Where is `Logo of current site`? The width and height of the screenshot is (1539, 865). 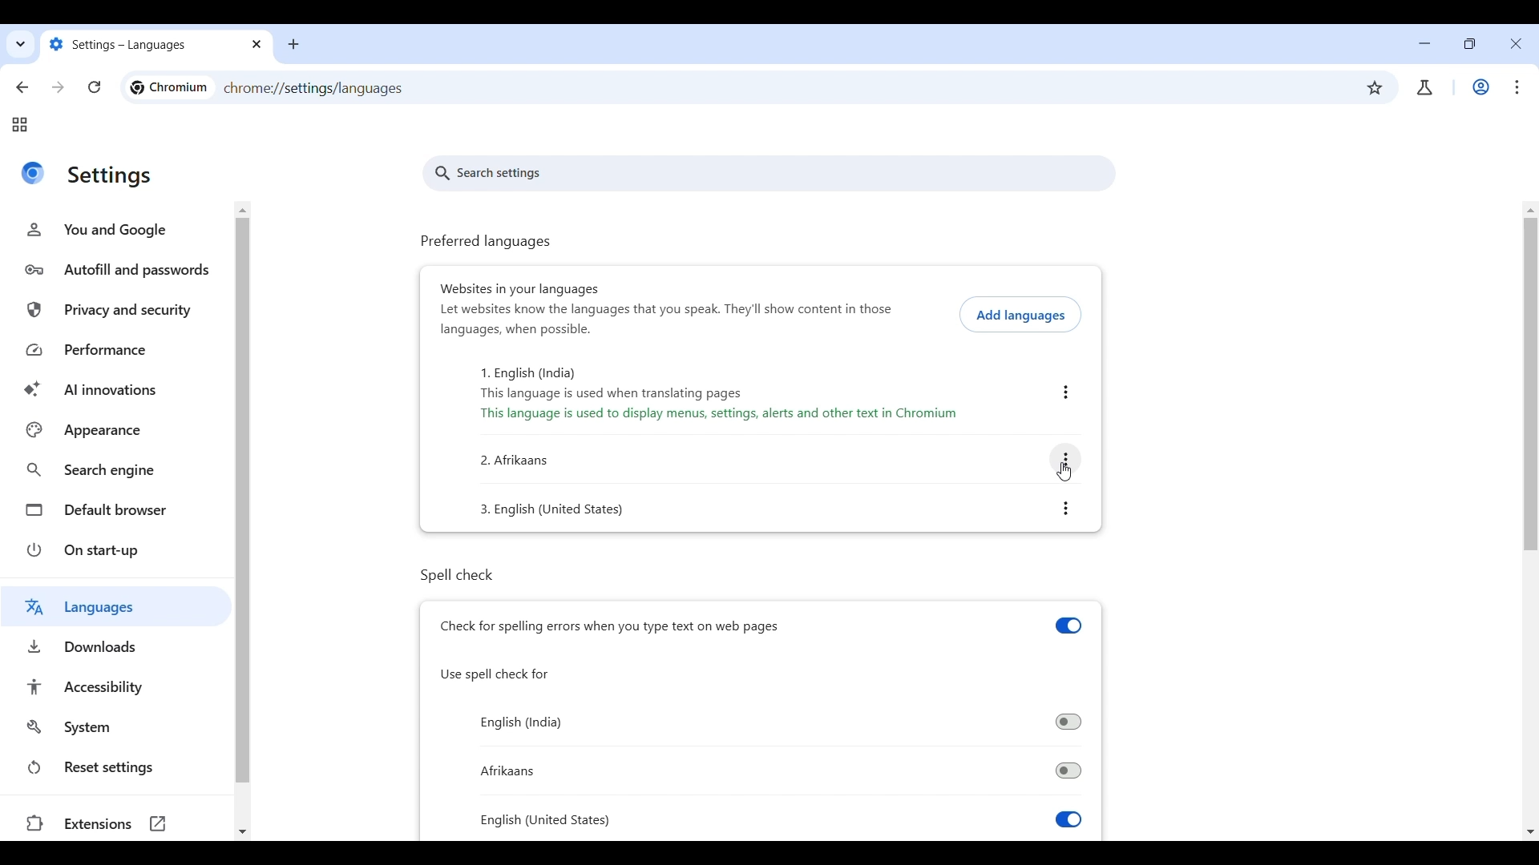
Logo of current site is located at coordinates (32, 173).